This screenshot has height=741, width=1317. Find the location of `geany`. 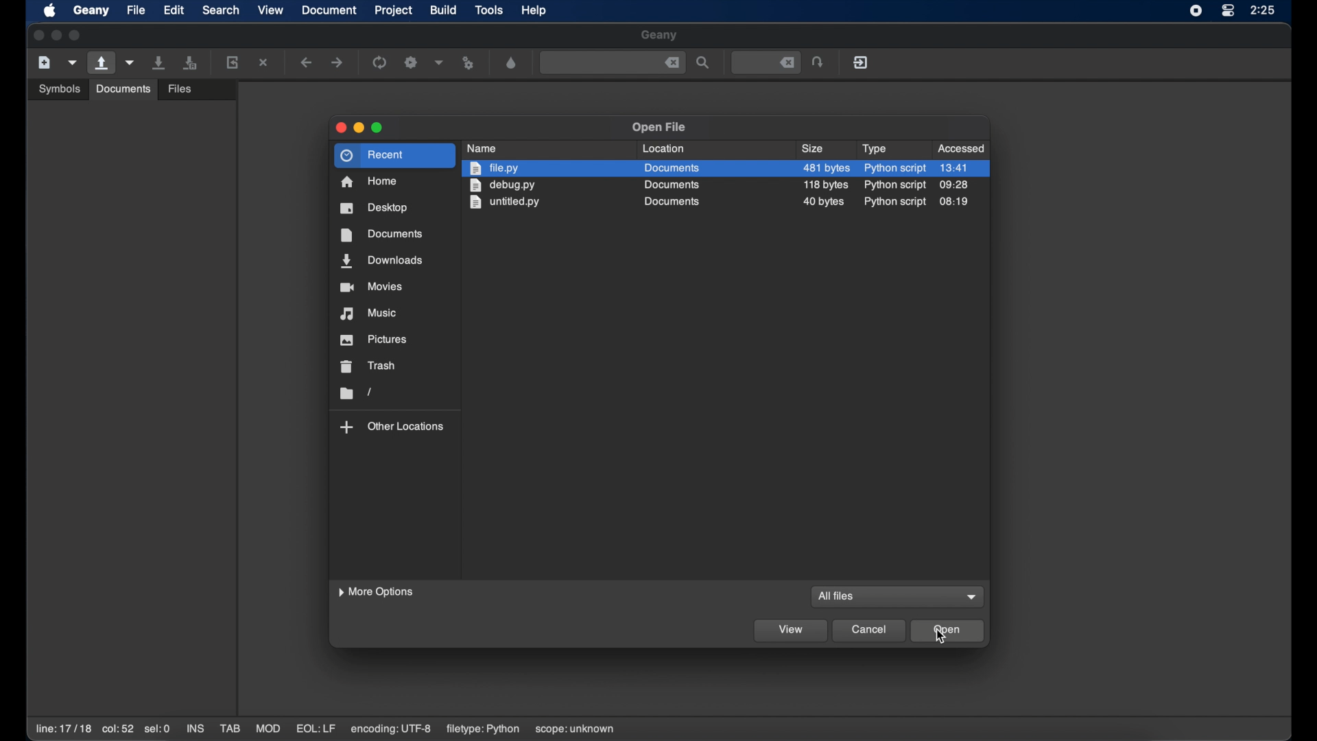

geany is located at coordinates (91, 11).